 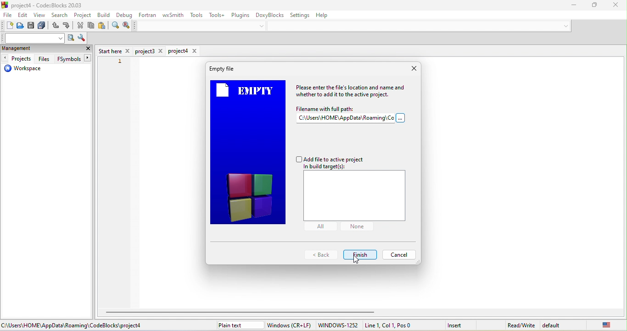 I want to click on copy, so click(x=92, y=26).